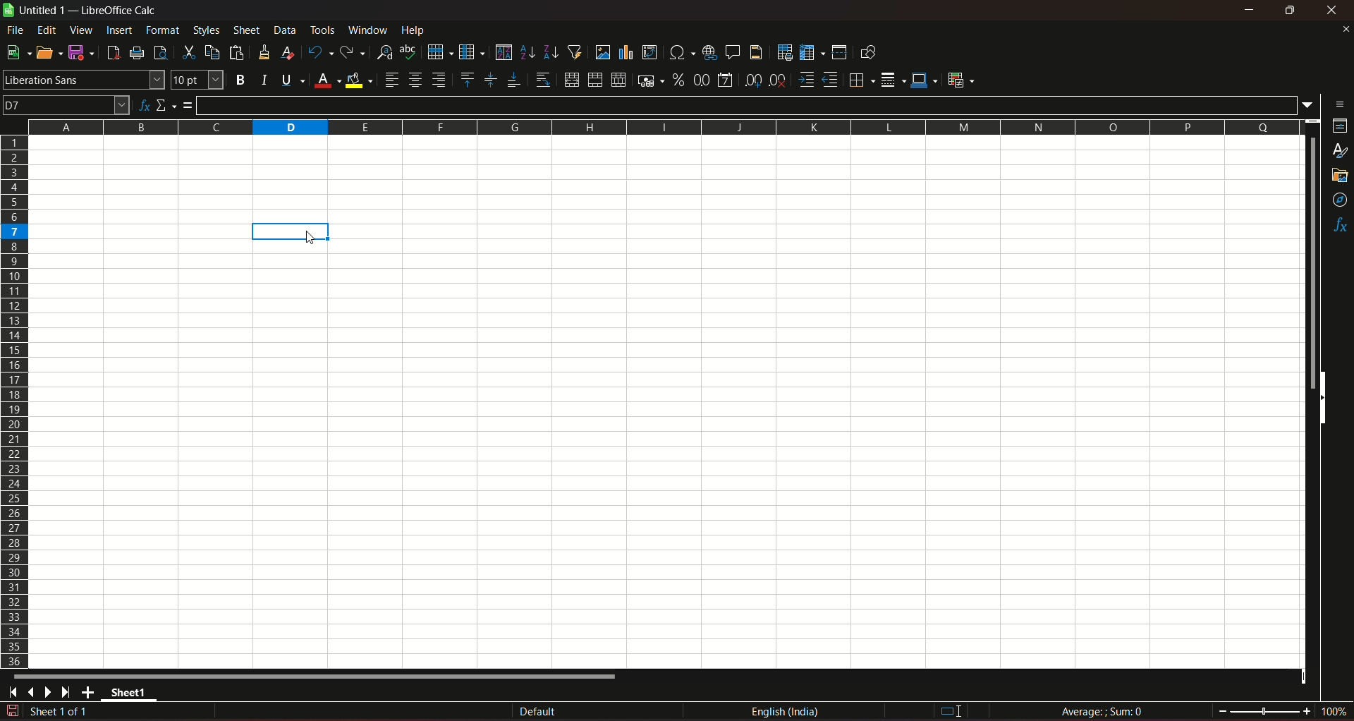  I want to click on insert or edit pivot table, so click(650, 51).